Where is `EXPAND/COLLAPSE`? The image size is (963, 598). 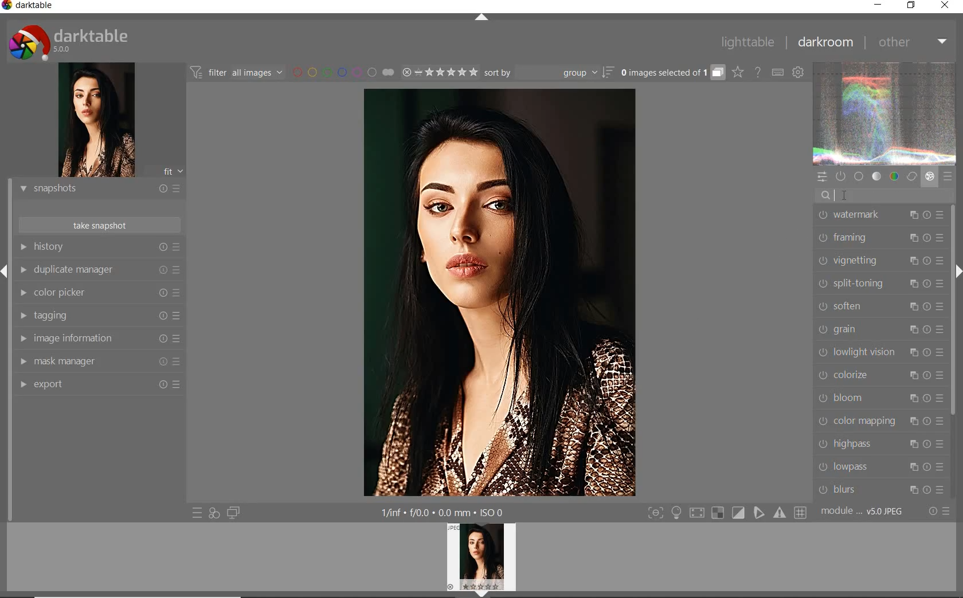
EXPAND/COLLAPSE is located at coordinates (480, 18).